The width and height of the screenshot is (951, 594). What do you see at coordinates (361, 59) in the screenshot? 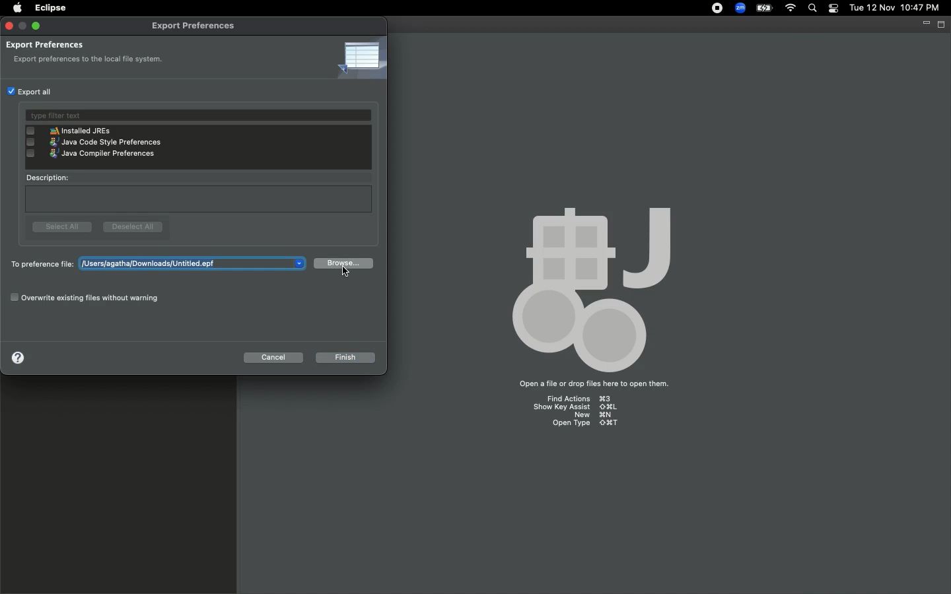
I see `Icon` at bounding box center [361, 59].